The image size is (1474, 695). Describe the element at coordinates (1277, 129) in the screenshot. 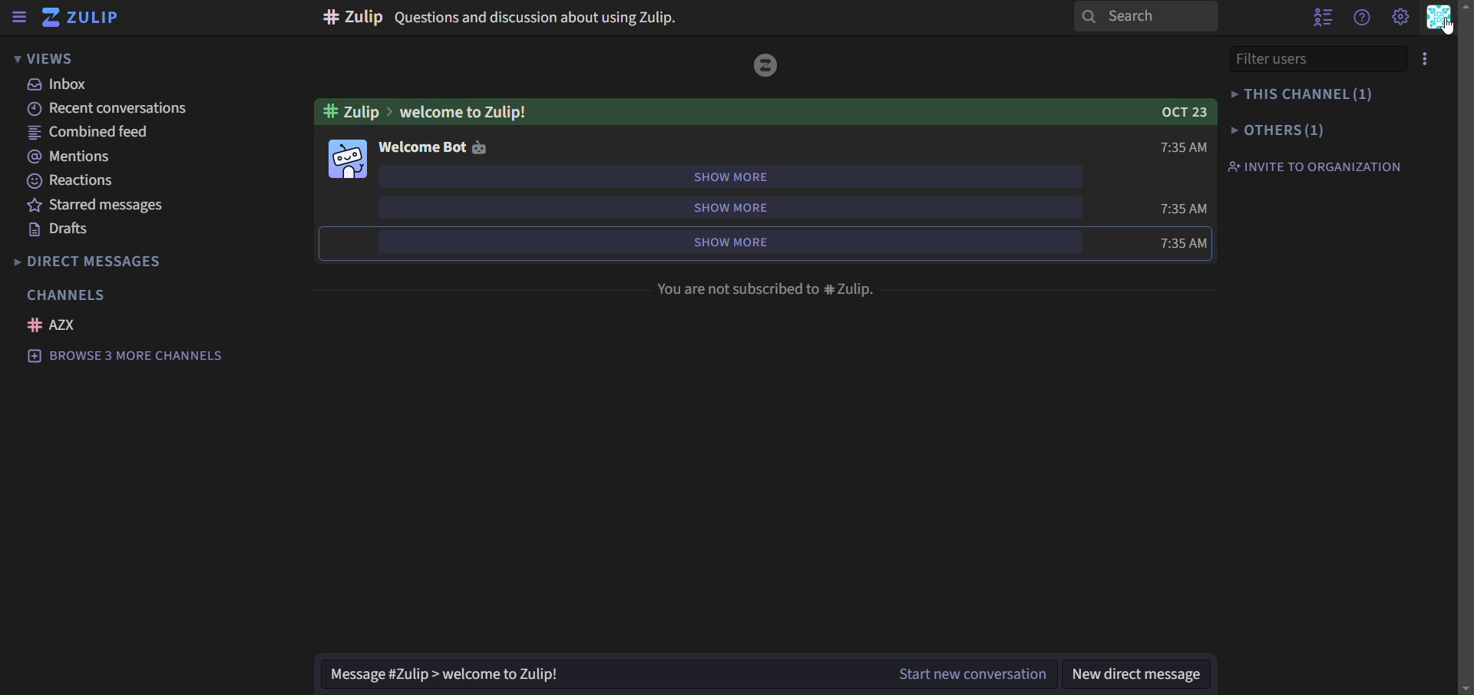

I see `others` at that location.